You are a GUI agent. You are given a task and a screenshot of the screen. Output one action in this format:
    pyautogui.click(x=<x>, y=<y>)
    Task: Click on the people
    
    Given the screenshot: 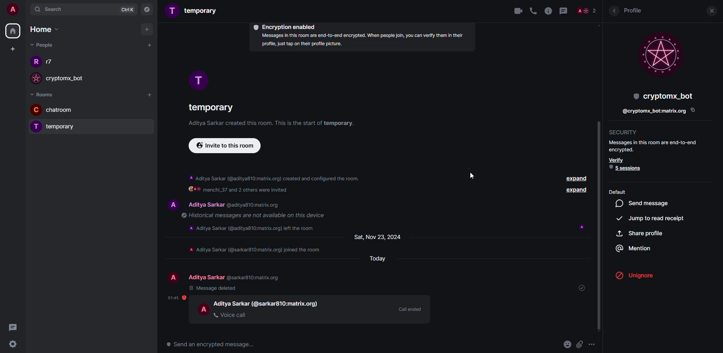 What is the action you would take?
    pyautogui.click(x=51, y=62)
    